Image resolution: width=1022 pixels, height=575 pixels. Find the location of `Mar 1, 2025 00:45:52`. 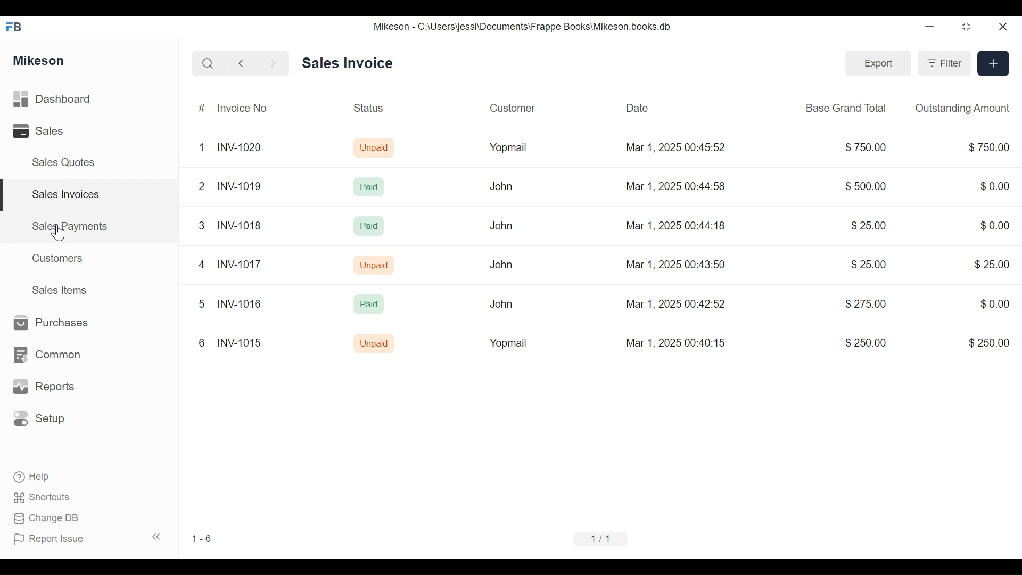

Mar 1, 2025 00:45:52 is located at coordinates (676, 147).